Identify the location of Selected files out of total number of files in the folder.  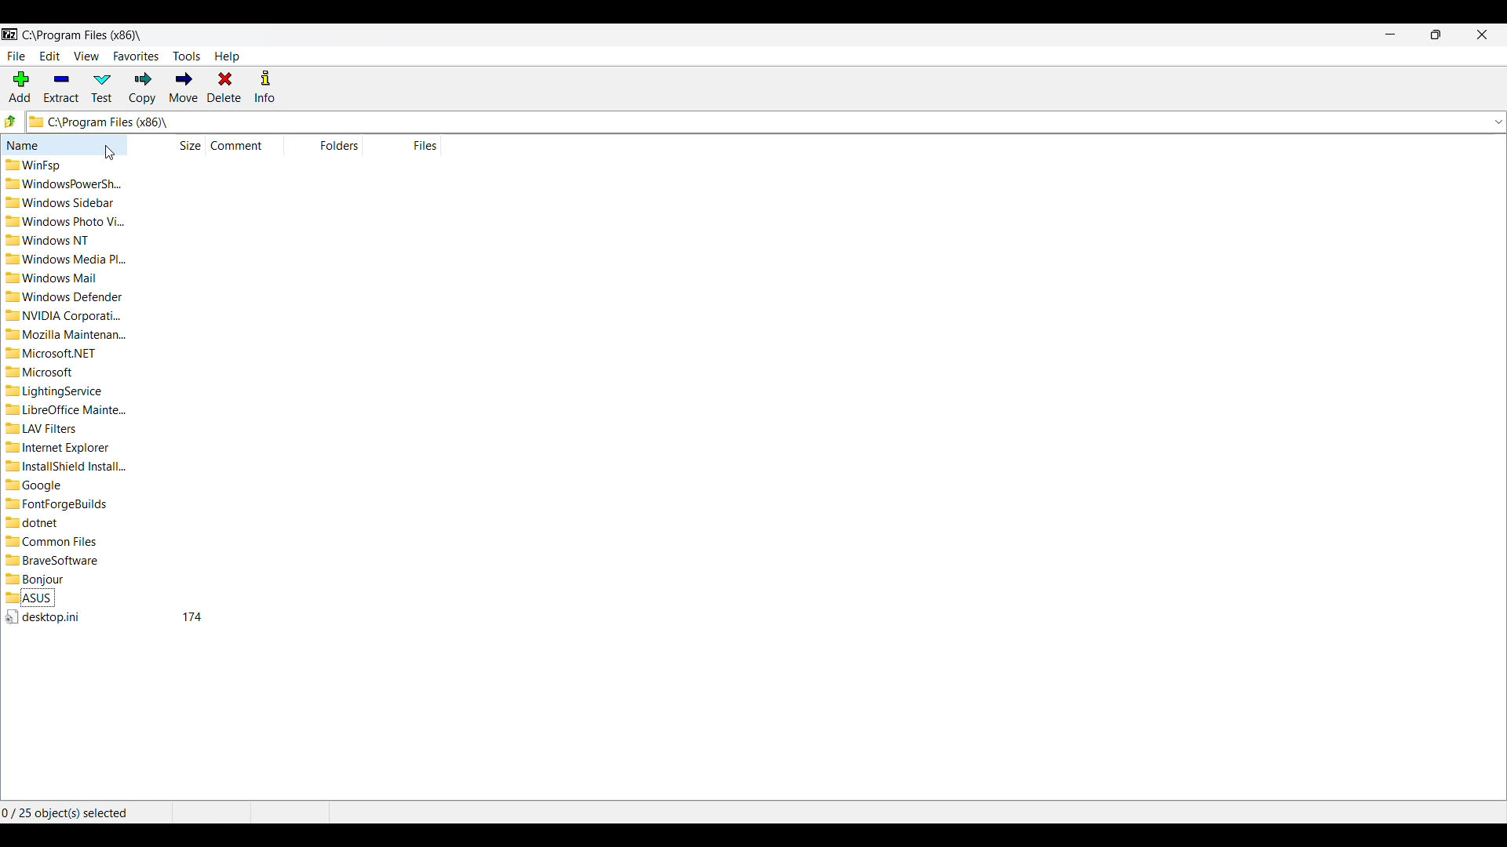
(86, 812).